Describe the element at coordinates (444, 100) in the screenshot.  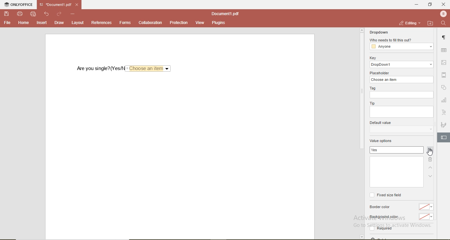
I see `chart` at that location.